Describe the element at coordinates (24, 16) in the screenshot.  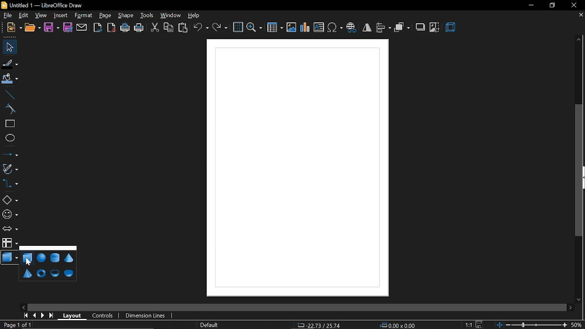
I see `edit` at that location.